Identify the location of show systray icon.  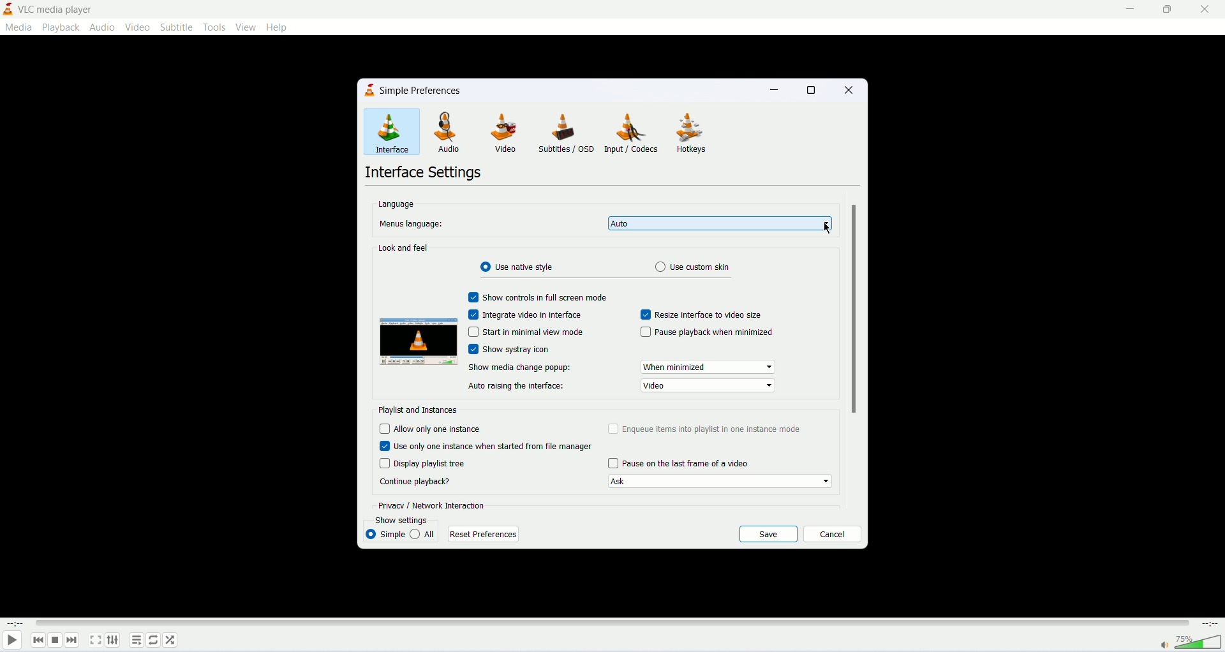
(525, 349).